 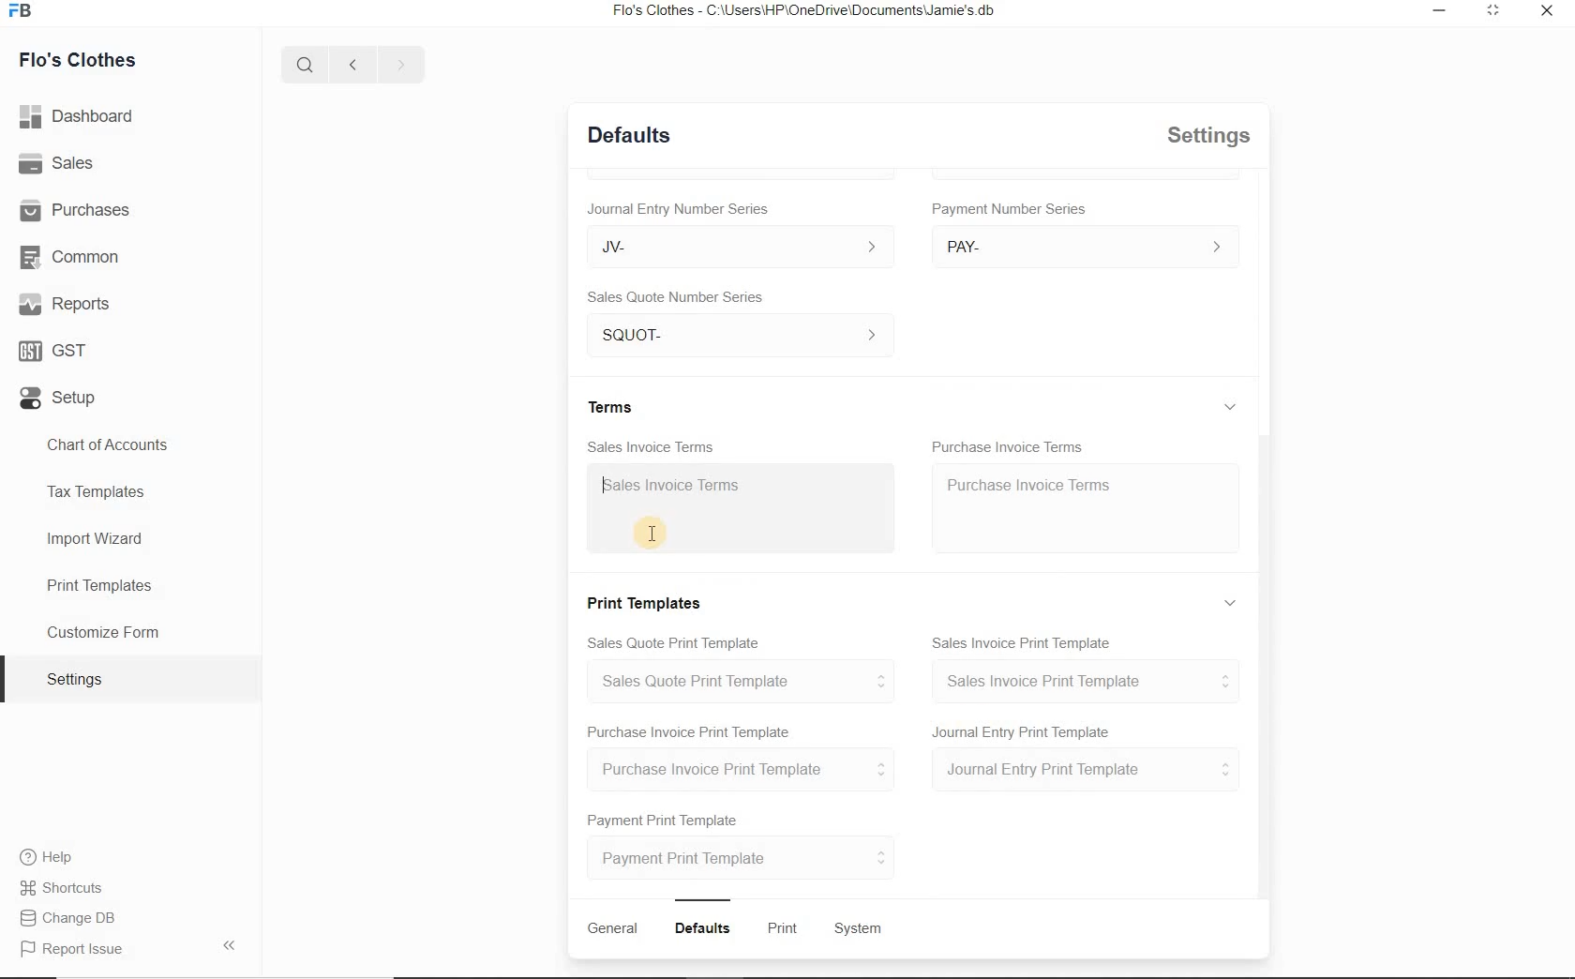 I want to click on Logo, so click(x=22, y=10).